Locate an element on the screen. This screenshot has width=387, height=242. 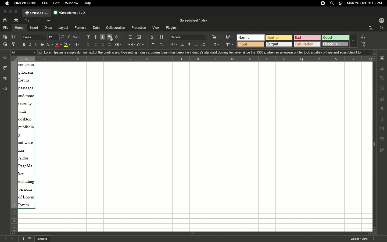
Increase font size is located at coordinates (63, 37).